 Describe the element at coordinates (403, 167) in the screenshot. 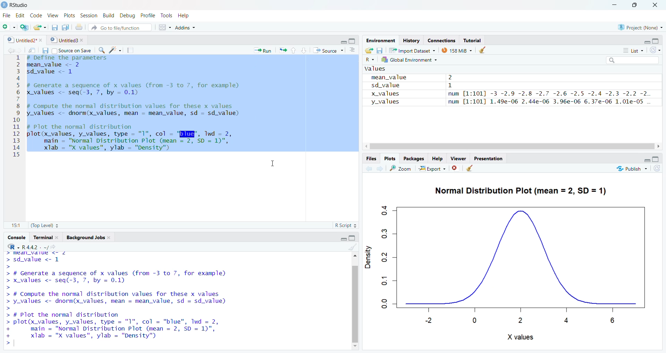

I see `zoom` at that location.